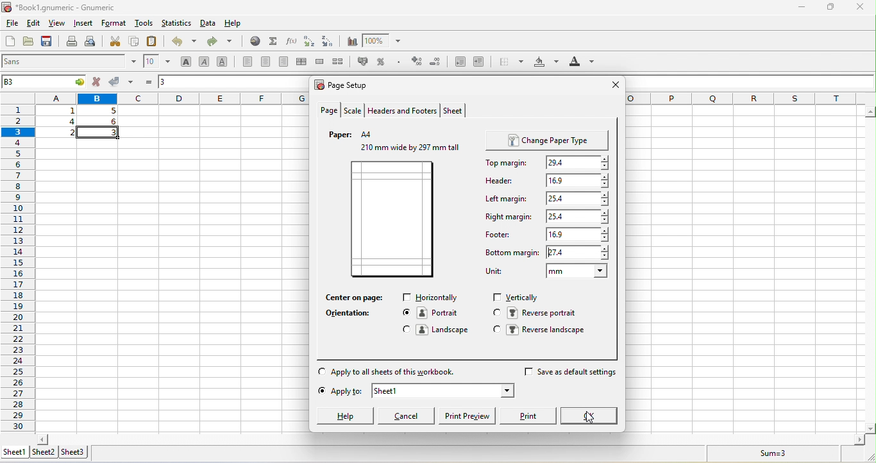 The height and width of the screenshot is (463, 876). Describe the element at coordinates (143, 24) in the screenshot. I see `tools` at that location.